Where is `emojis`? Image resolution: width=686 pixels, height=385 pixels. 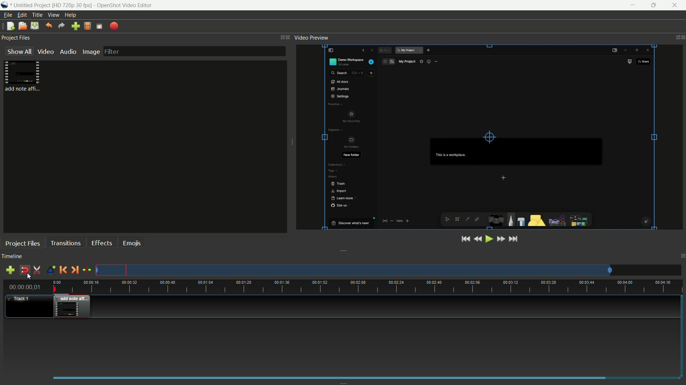 emojis is located at coordinates (131, 243).